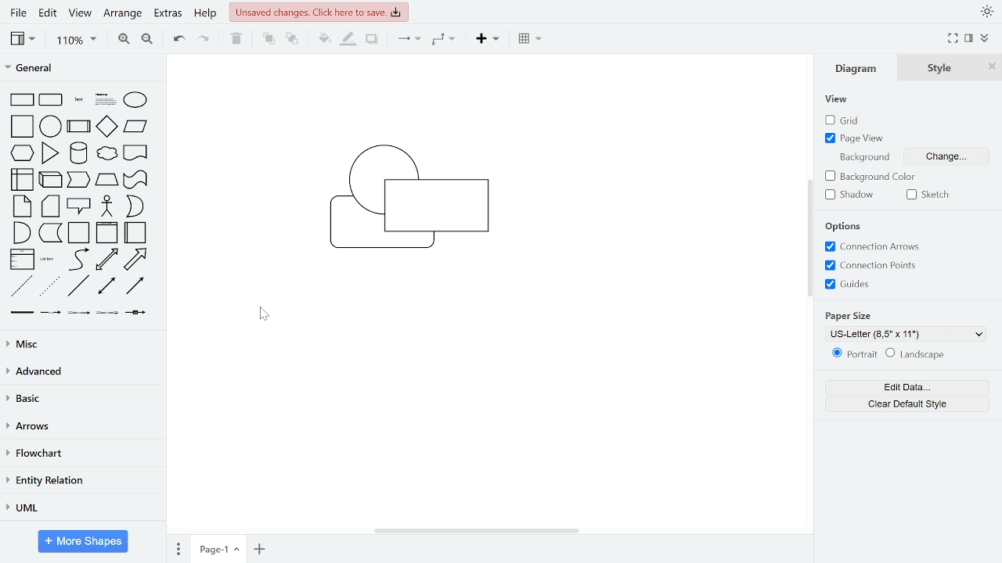  I want to click on table, so click(532, 41).